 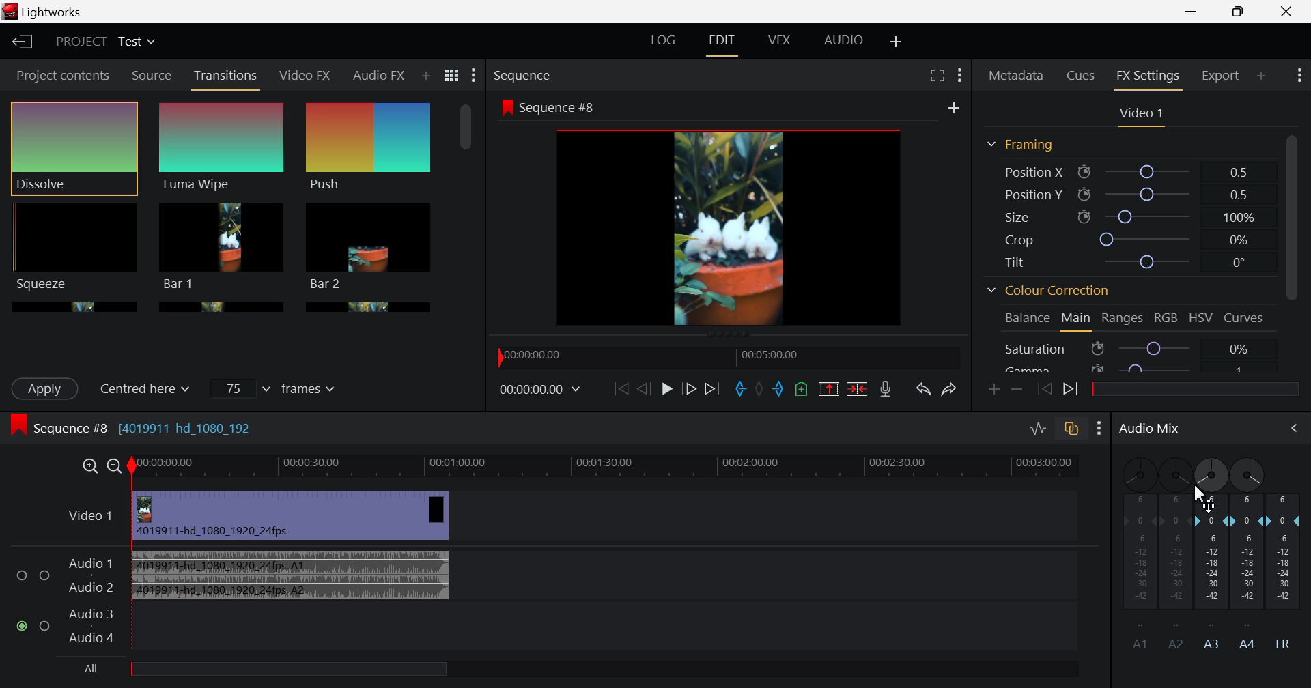 I want to click on A4 Channel Decibel Level, so click(x=1250, y=576).